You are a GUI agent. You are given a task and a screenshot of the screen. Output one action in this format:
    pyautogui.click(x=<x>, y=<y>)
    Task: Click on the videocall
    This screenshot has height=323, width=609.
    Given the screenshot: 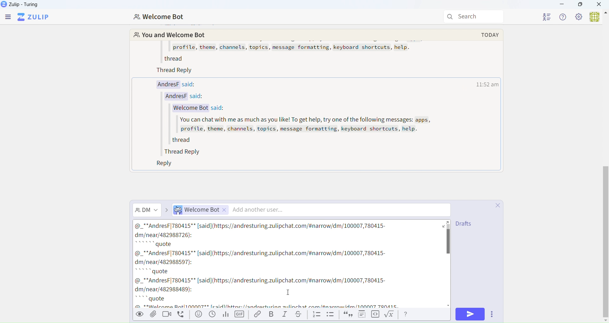 What is the action you would take?
    pyautogui.click(x=168, y=316)
    